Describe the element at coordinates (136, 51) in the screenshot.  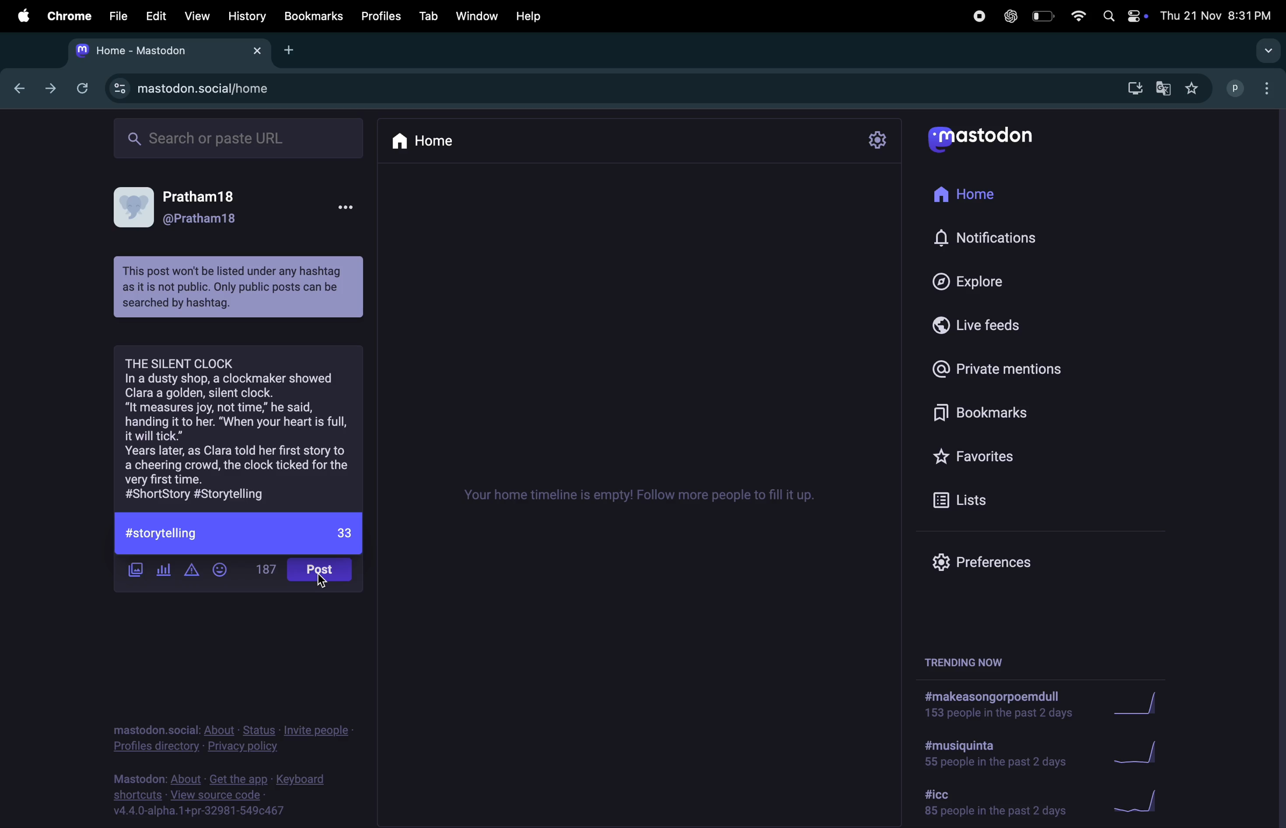
I see `mastadon tab` at that location.